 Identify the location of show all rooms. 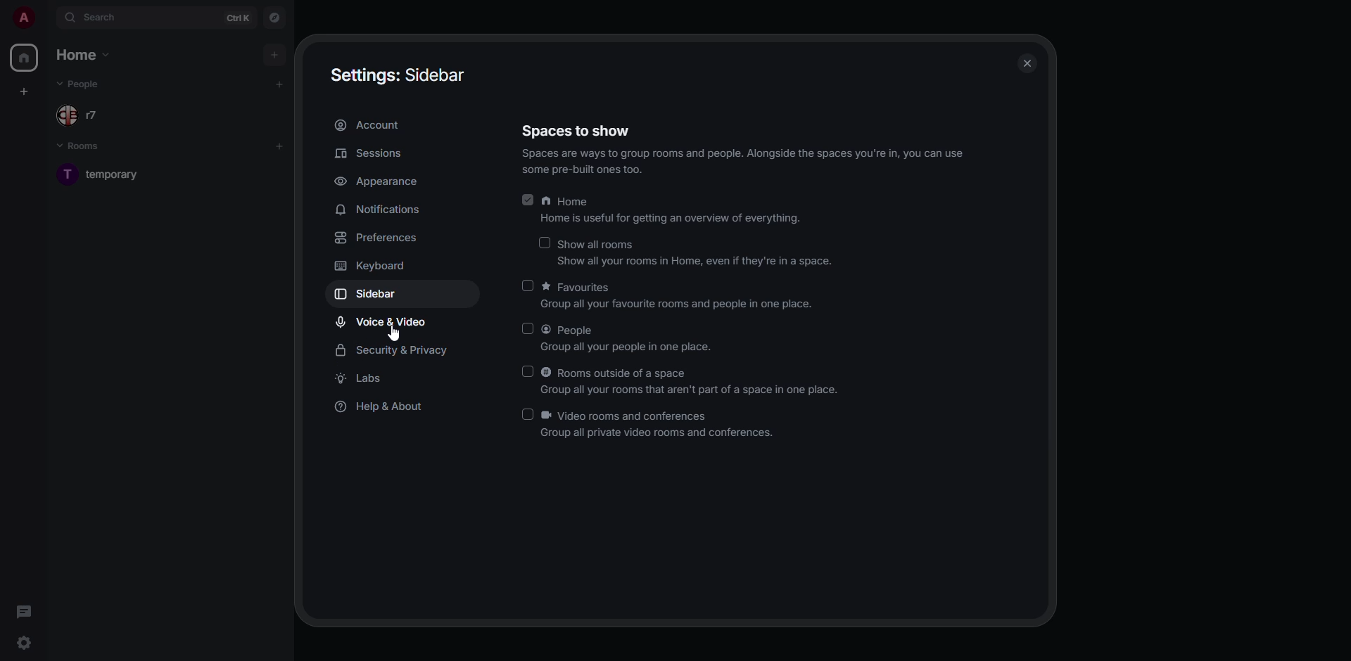
(697, 253).